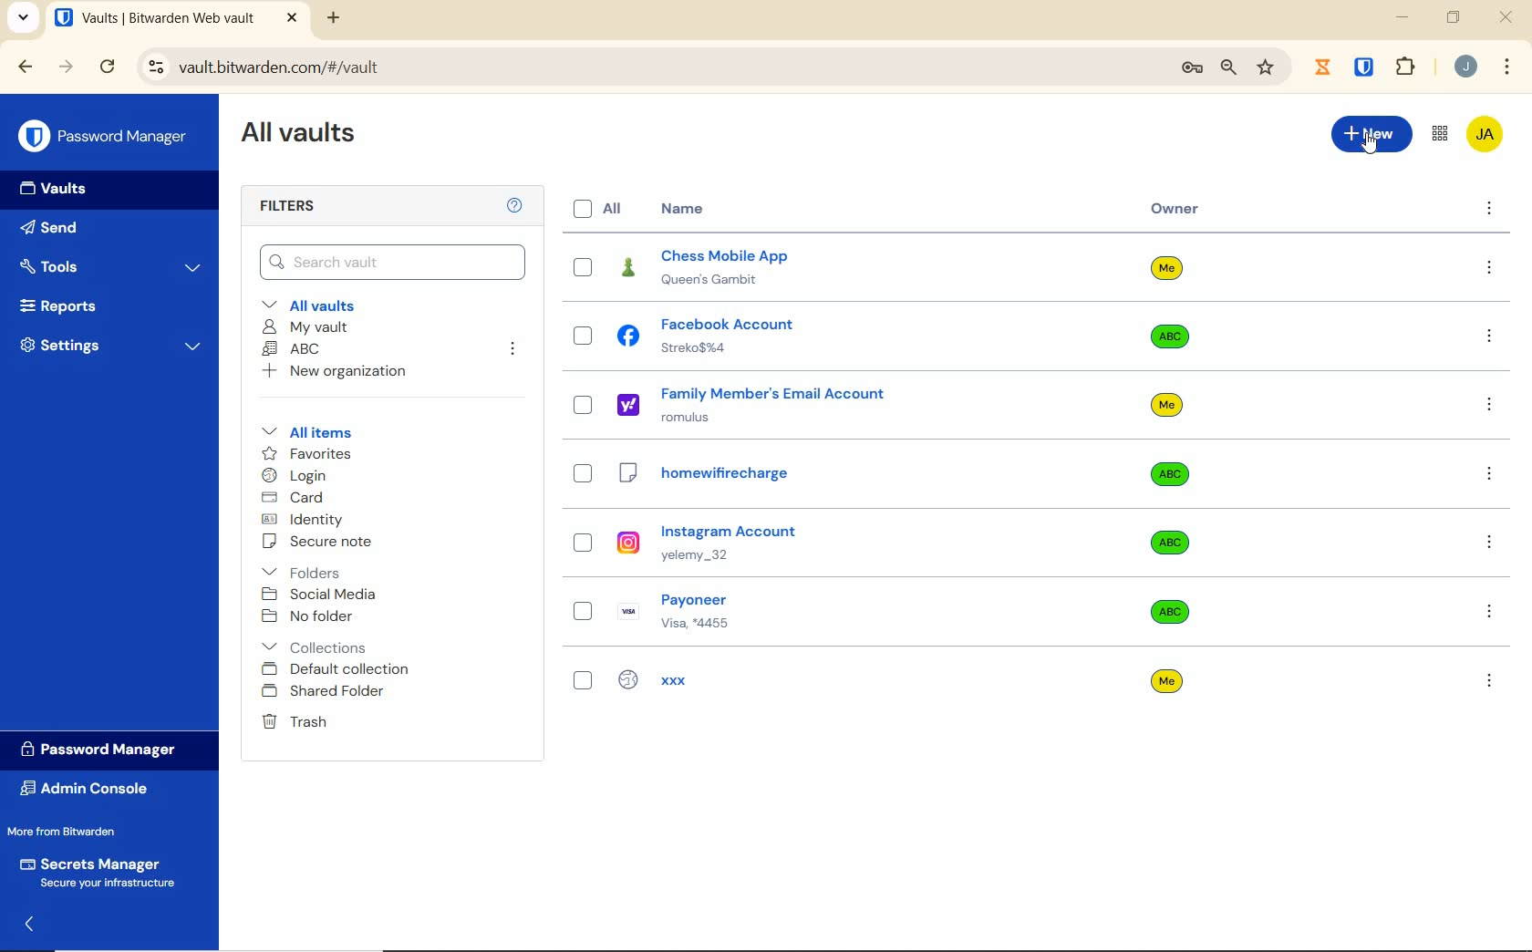 The height and width of the screenshot is (952, 1532). I want to click on extensions, so click(1408, 66).